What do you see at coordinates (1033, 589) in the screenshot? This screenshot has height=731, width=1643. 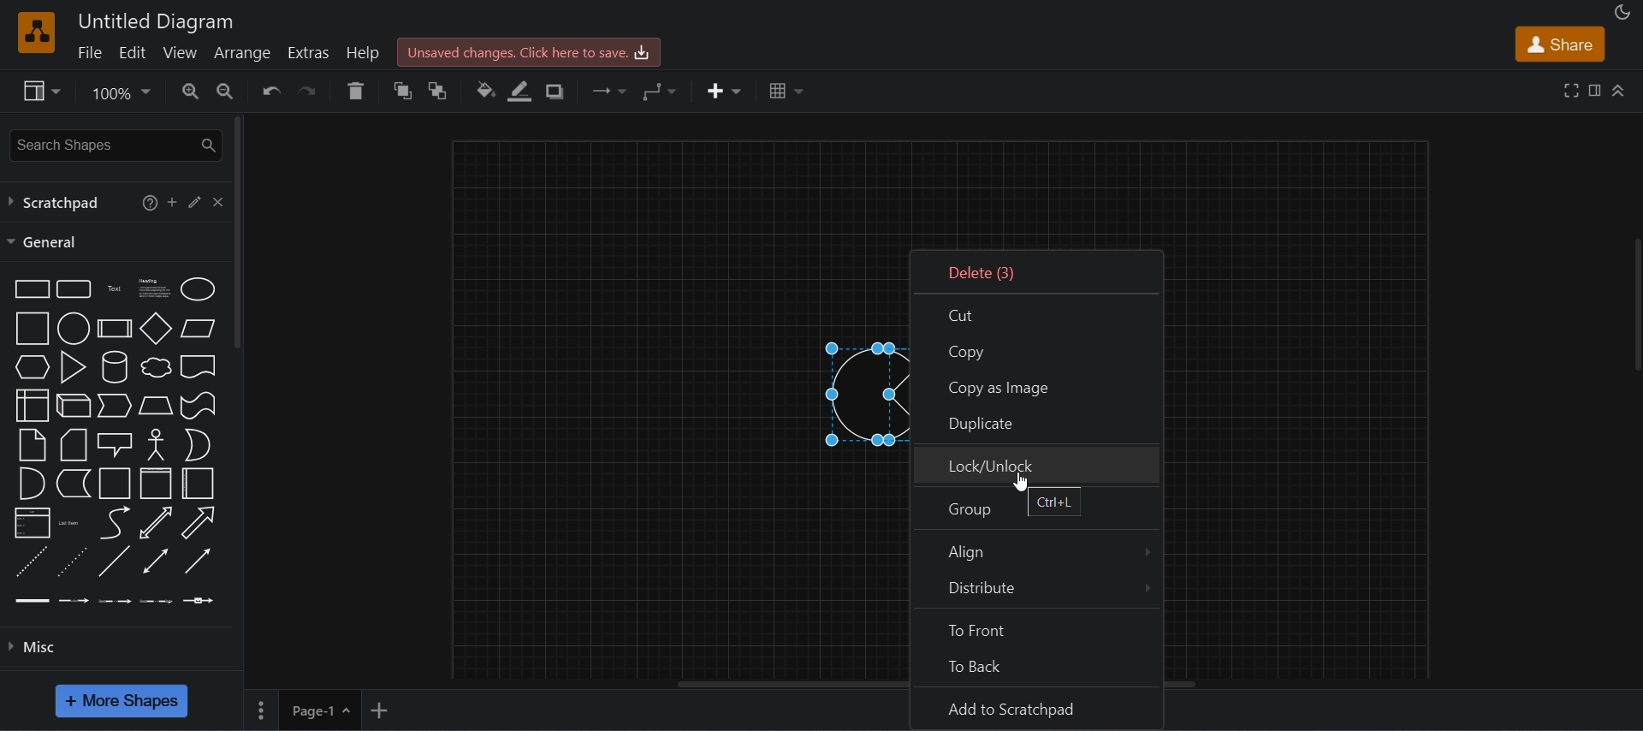 I see `distribute` at bounding box center [1033, 589].